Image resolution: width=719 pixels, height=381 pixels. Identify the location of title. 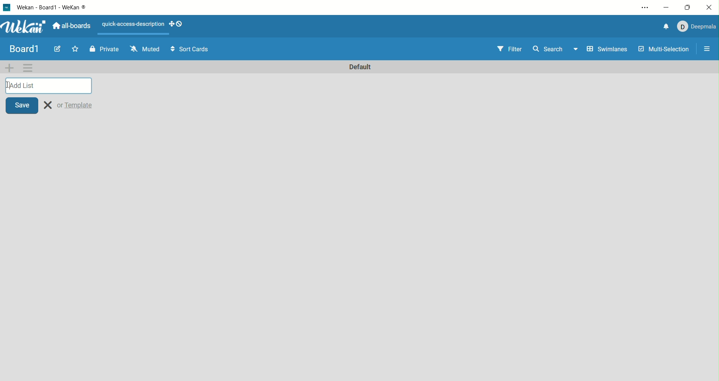
(24, 48).